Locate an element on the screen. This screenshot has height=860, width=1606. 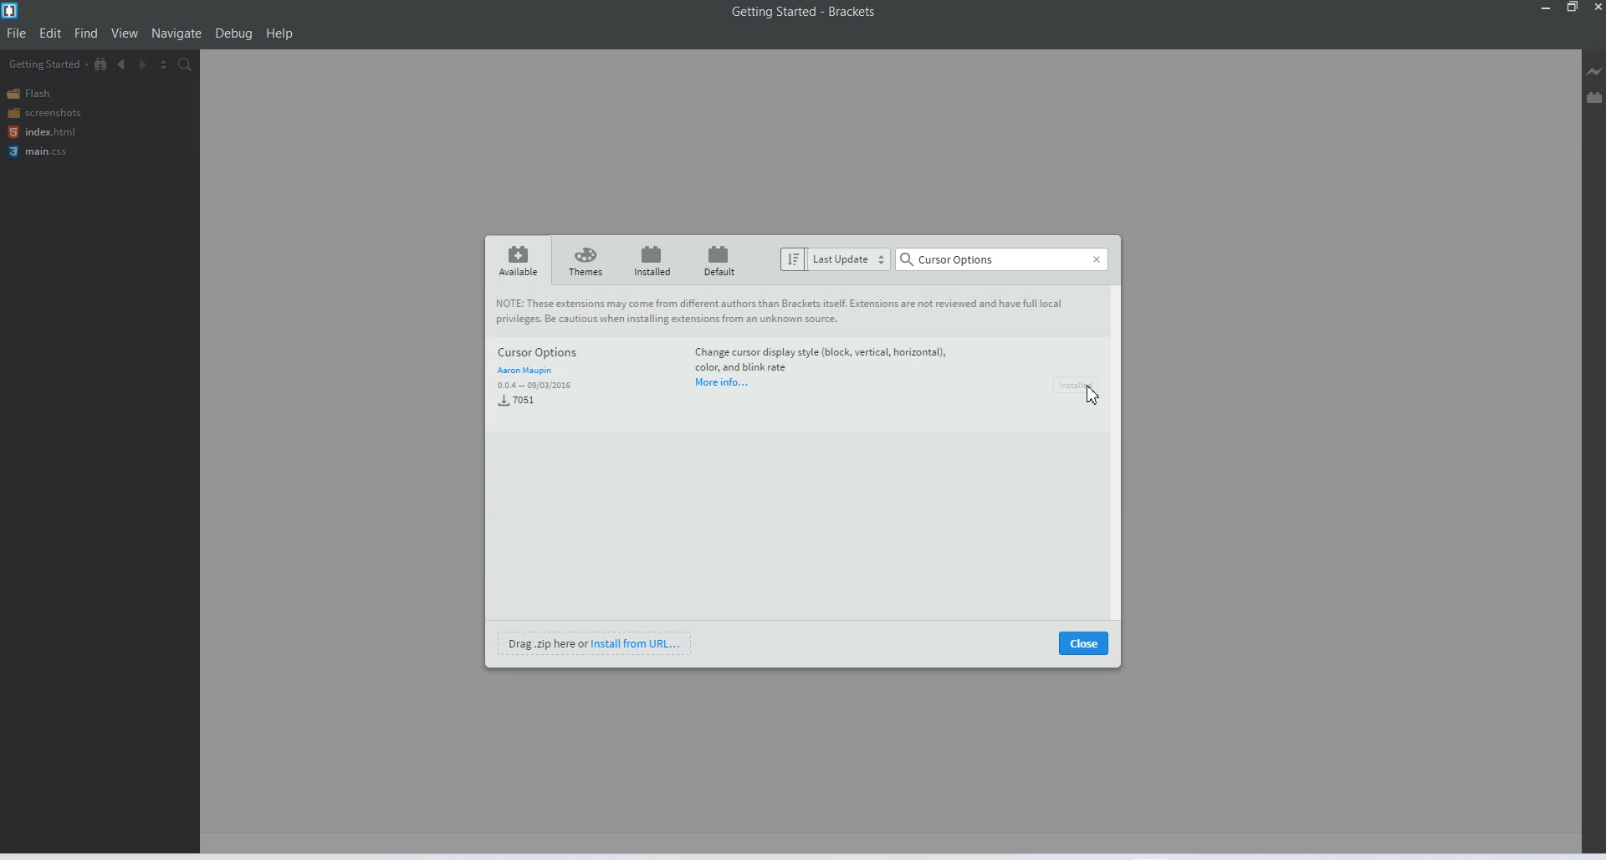
Navigate Forwards is located at coordinates (143, 65).